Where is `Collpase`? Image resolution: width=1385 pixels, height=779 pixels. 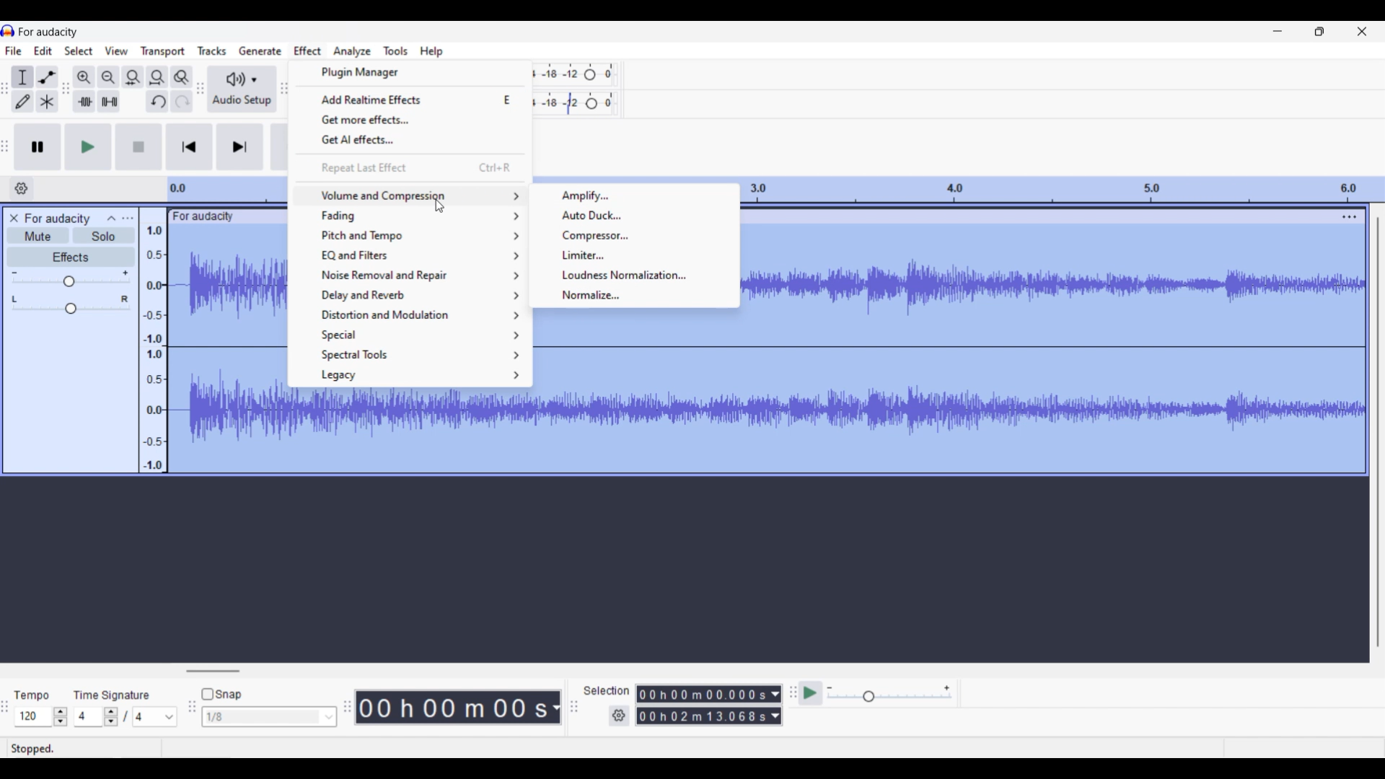
Collpase is located at coordinates (113, 218).